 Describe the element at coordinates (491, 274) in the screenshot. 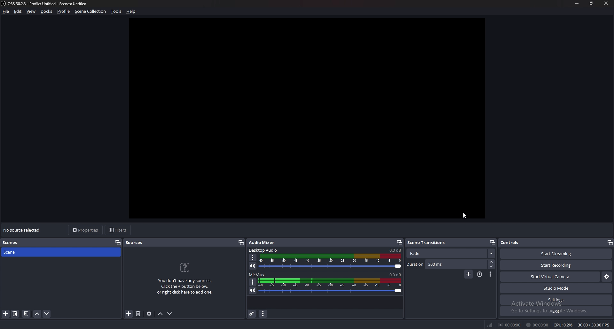

I see `options` at that location.